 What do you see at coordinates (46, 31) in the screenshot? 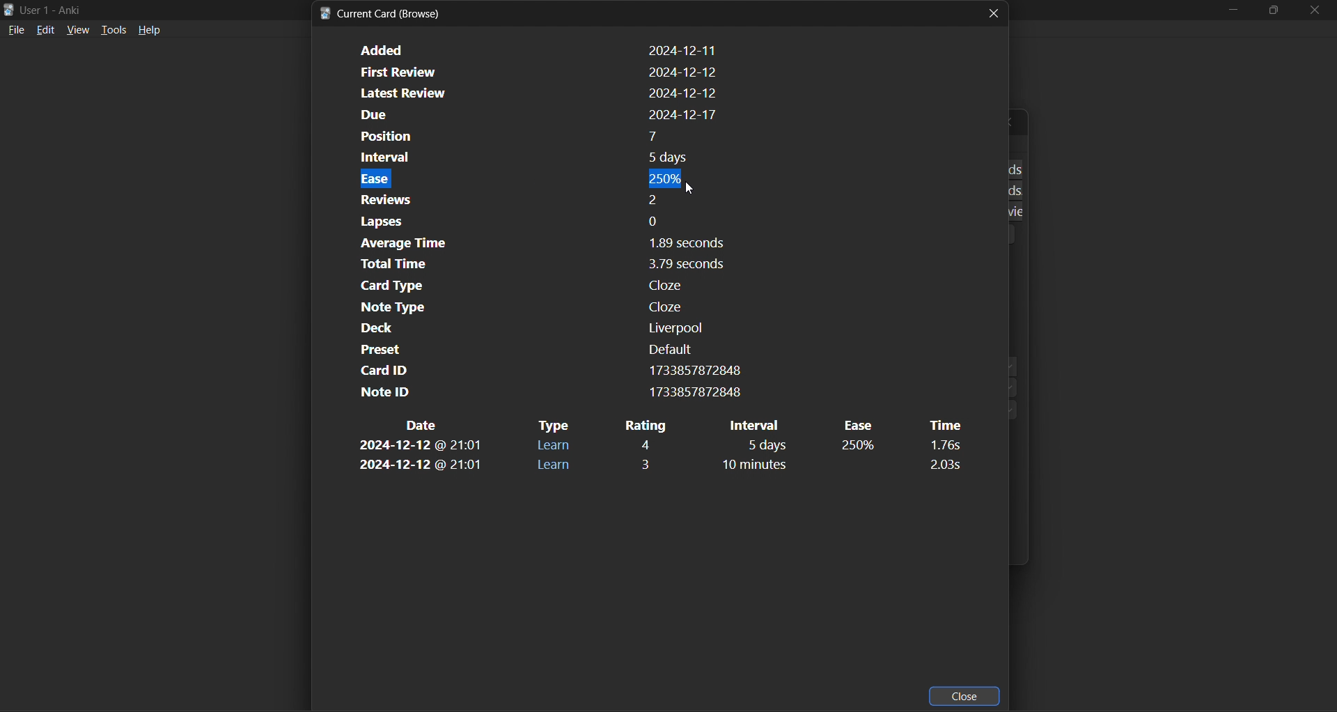
I see `edit` at bounding box center [46, 31].